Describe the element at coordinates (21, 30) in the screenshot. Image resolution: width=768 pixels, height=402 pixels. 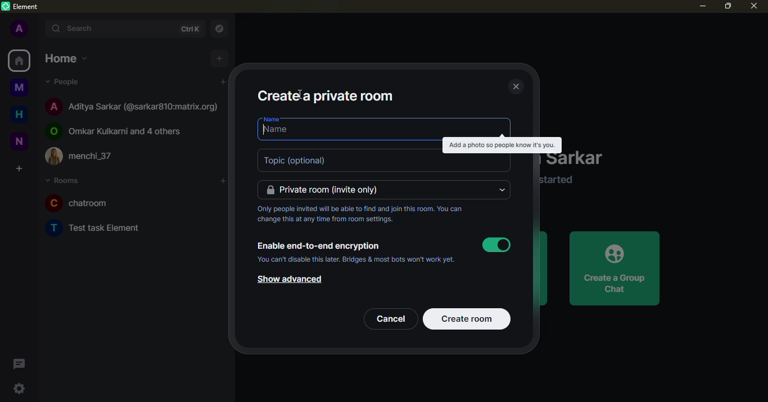
I see `profile` at that location.